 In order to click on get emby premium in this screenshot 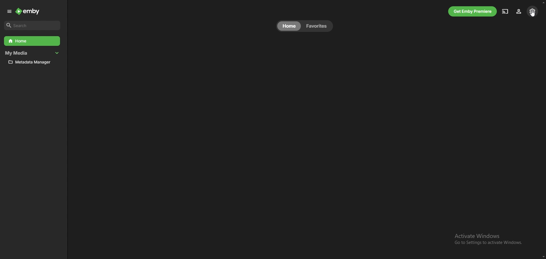, I will do `click(473, 11)`.